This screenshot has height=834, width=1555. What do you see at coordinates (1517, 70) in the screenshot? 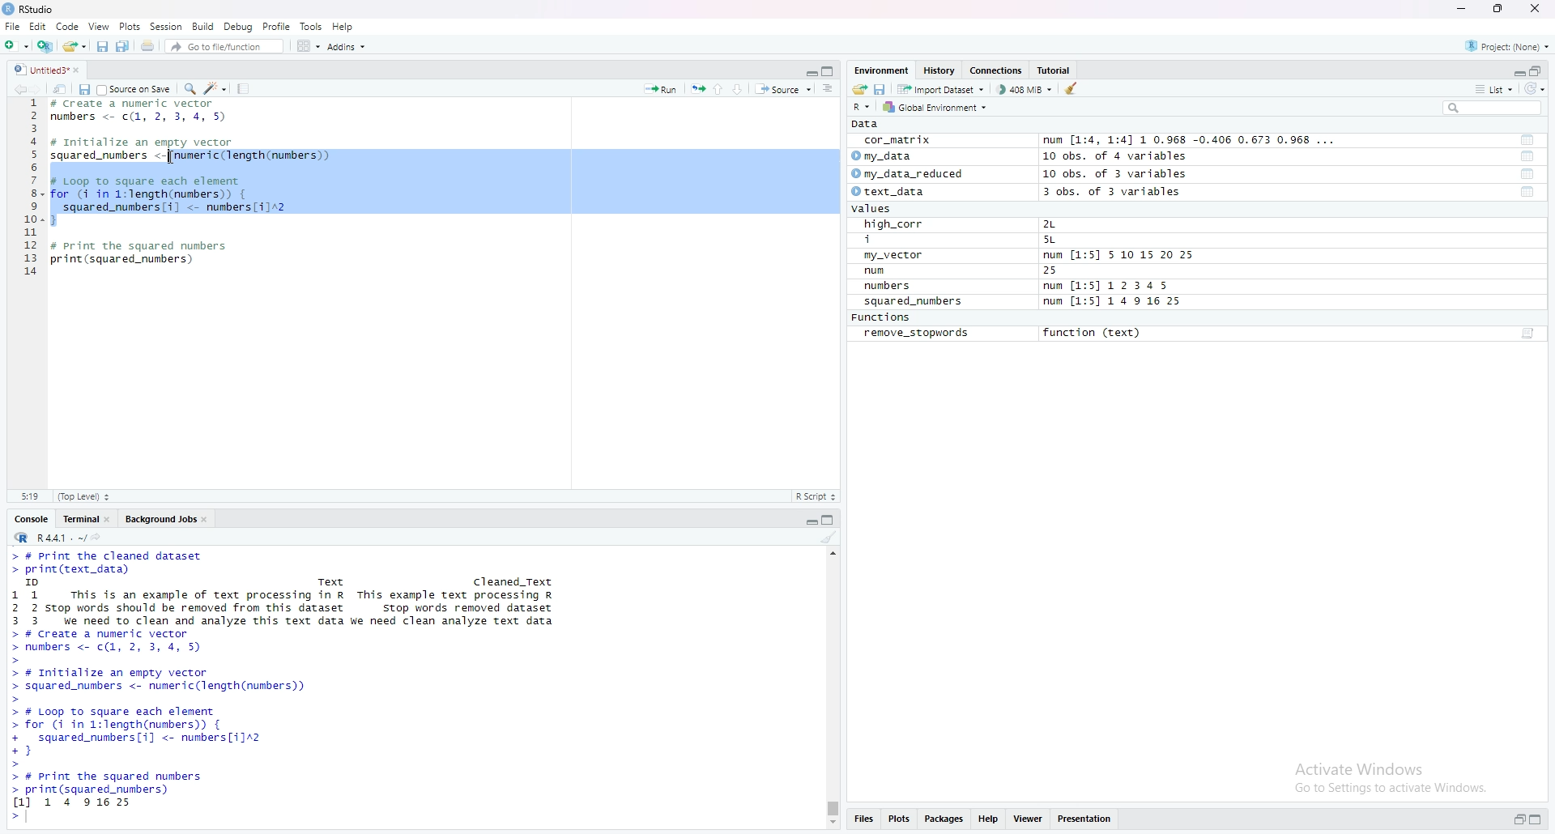
I see `minimize` at bounding box center [1517, 70].